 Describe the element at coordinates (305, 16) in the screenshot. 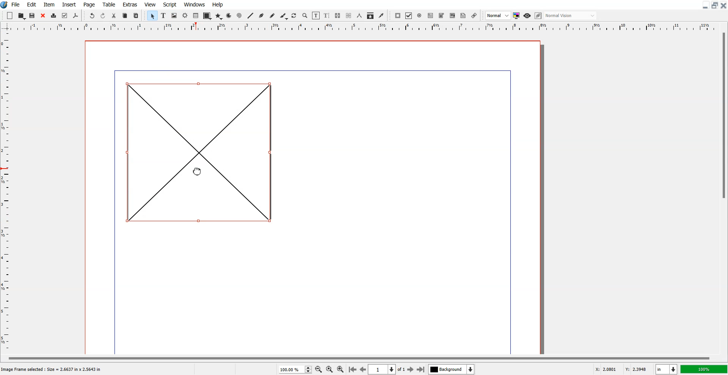

I see `Zoom in or Out` at that location.